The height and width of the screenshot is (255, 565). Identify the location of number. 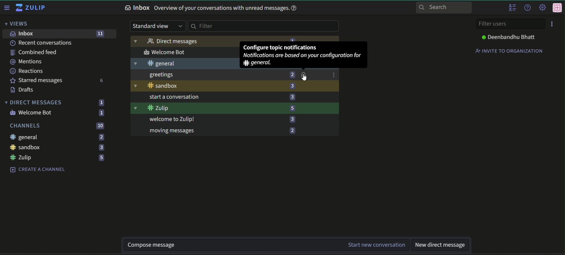
(293, 108).